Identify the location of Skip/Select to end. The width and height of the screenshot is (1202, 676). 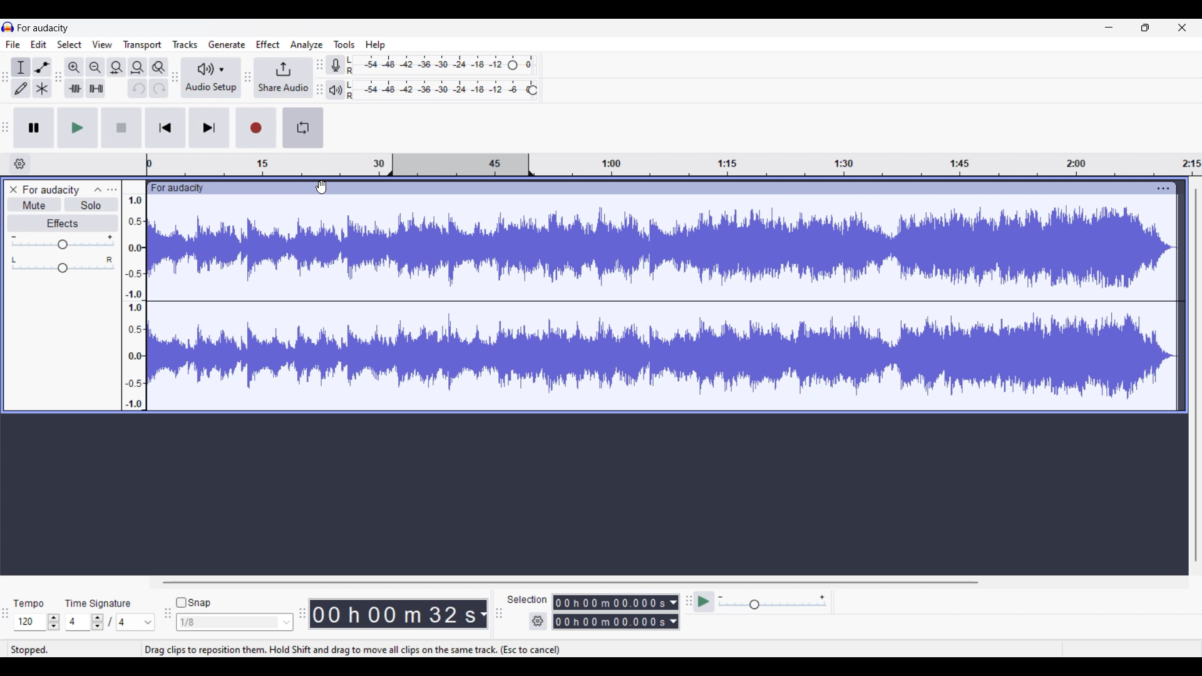
(210, 127).